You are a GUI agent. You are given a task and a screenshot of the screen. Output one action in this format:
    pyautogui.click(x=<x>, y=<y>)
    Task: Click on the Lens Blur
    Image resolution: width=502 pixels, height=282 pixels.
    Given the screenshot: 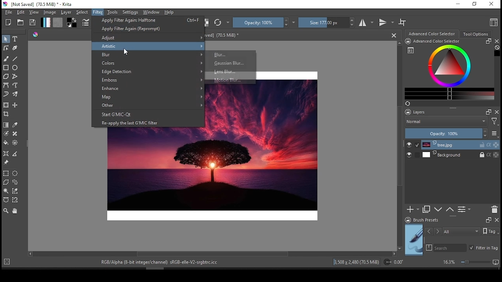 What is the action you would take?
    pyautogui.click(x=224, y=71)
    